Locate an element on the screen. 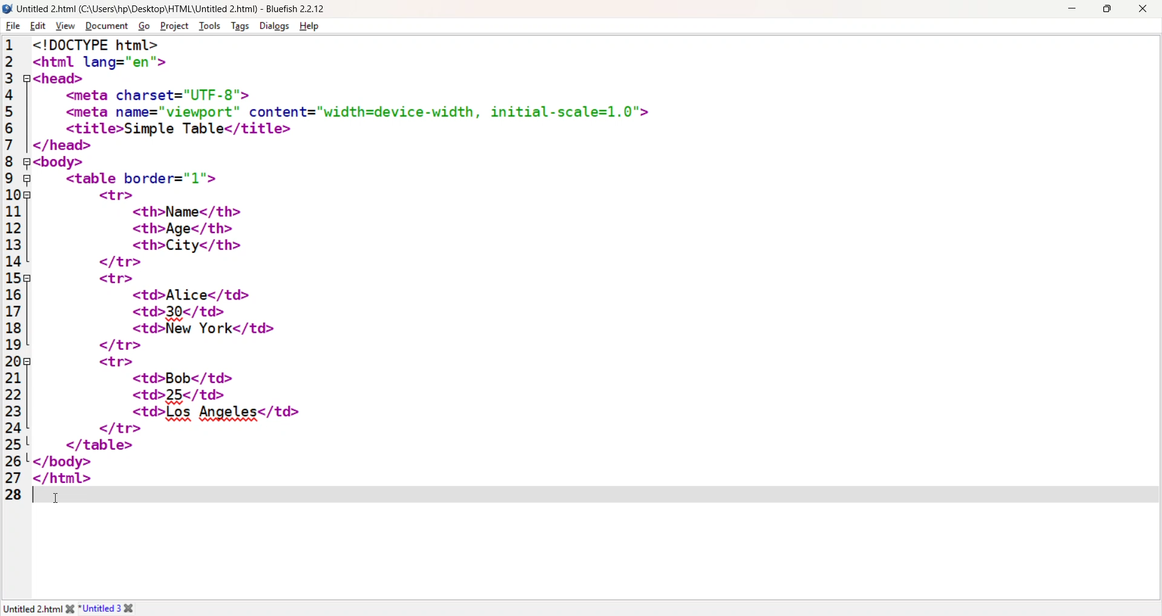  Document is located at coordinates (106, 27).